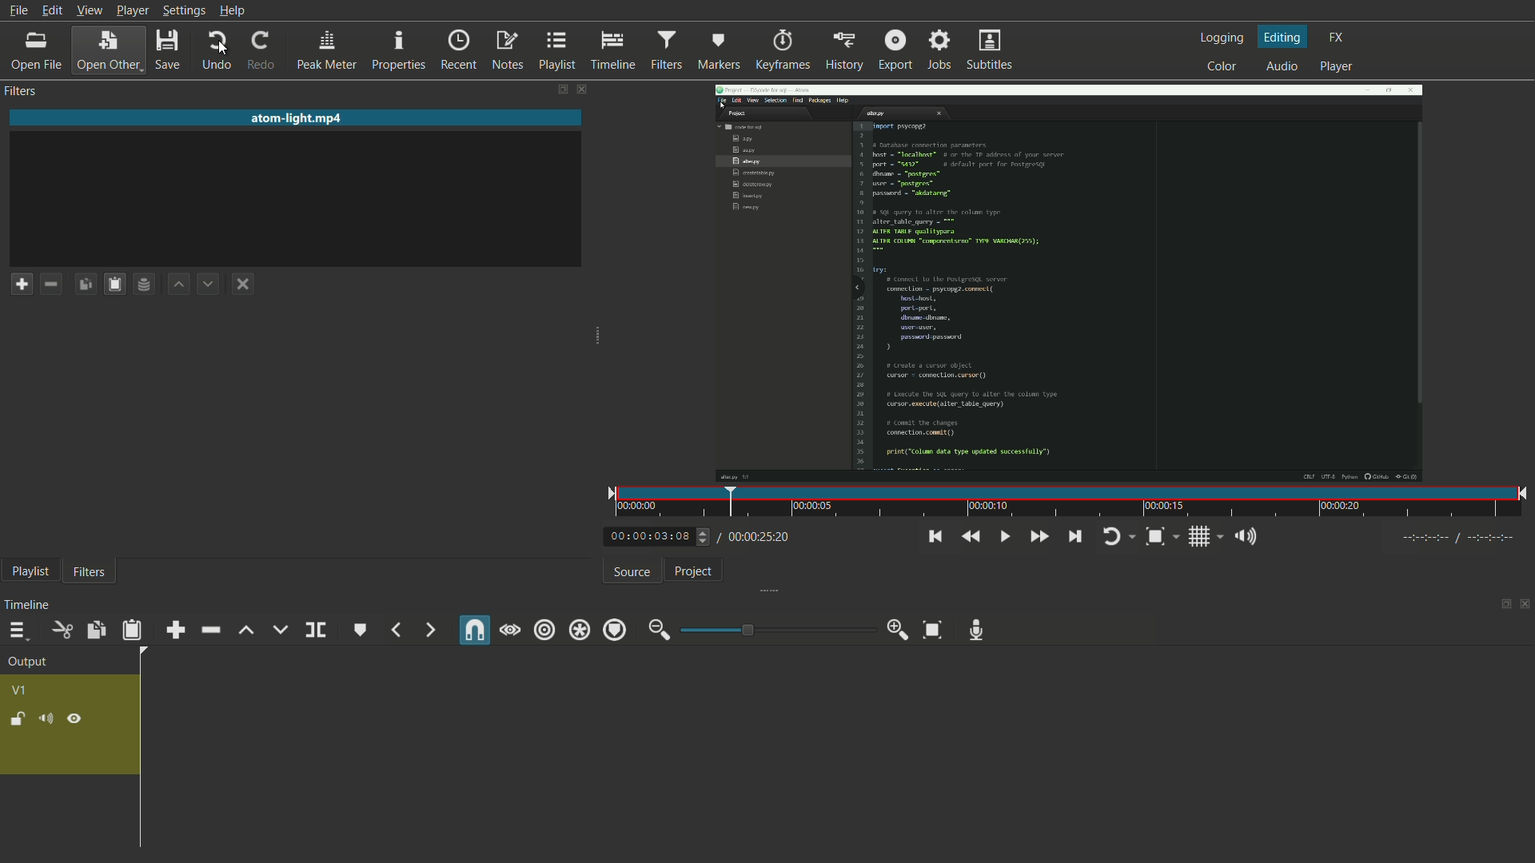  What do you see at coordinates (401, 50) in the screenshot?
I see `properties` at bounding box center [401, 50].